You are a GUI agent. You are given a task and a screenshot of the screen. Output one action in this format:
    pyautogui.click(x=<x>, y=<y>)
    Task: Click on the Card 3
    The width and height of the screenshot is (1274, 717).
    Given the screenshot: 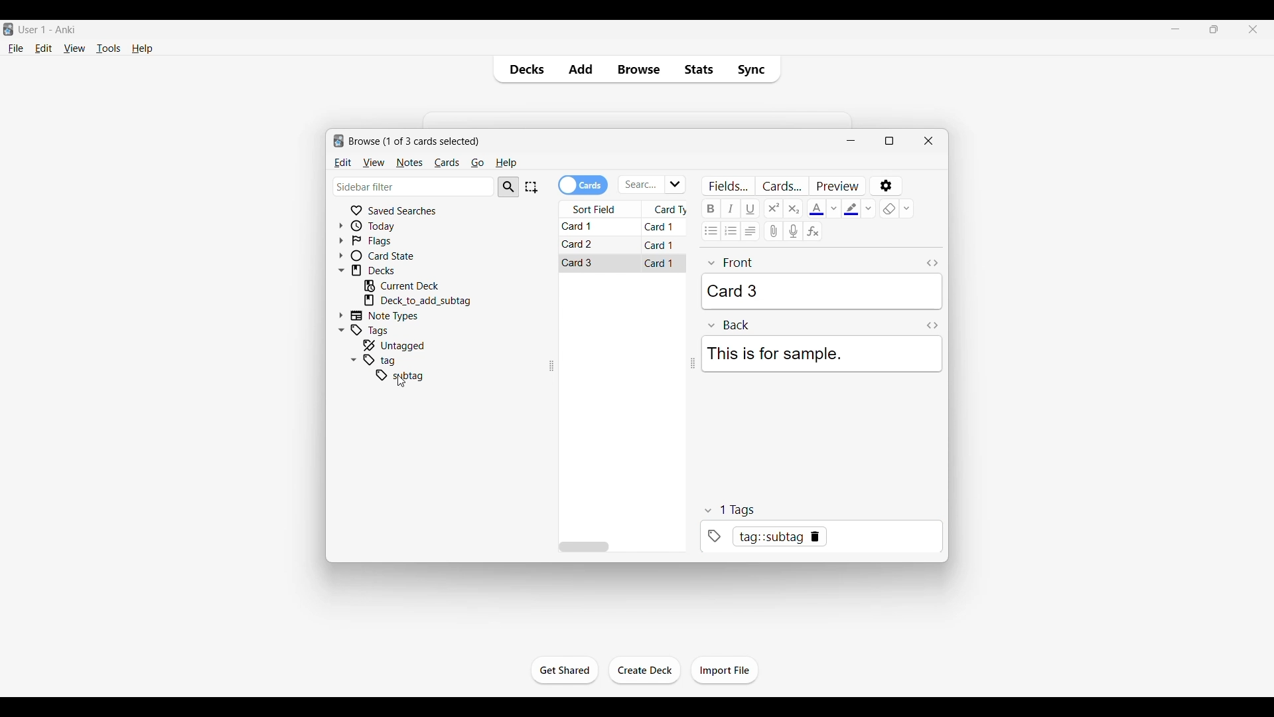 What is the action you would take?
    pyautogui.click(x=821, y=291)
    